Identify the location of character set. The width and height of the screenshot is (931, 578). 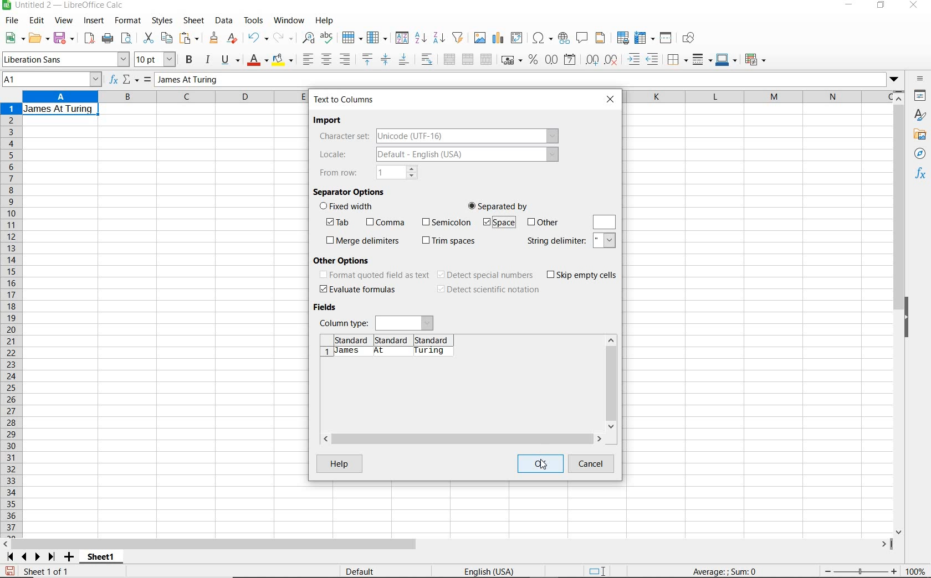
(437, 136).